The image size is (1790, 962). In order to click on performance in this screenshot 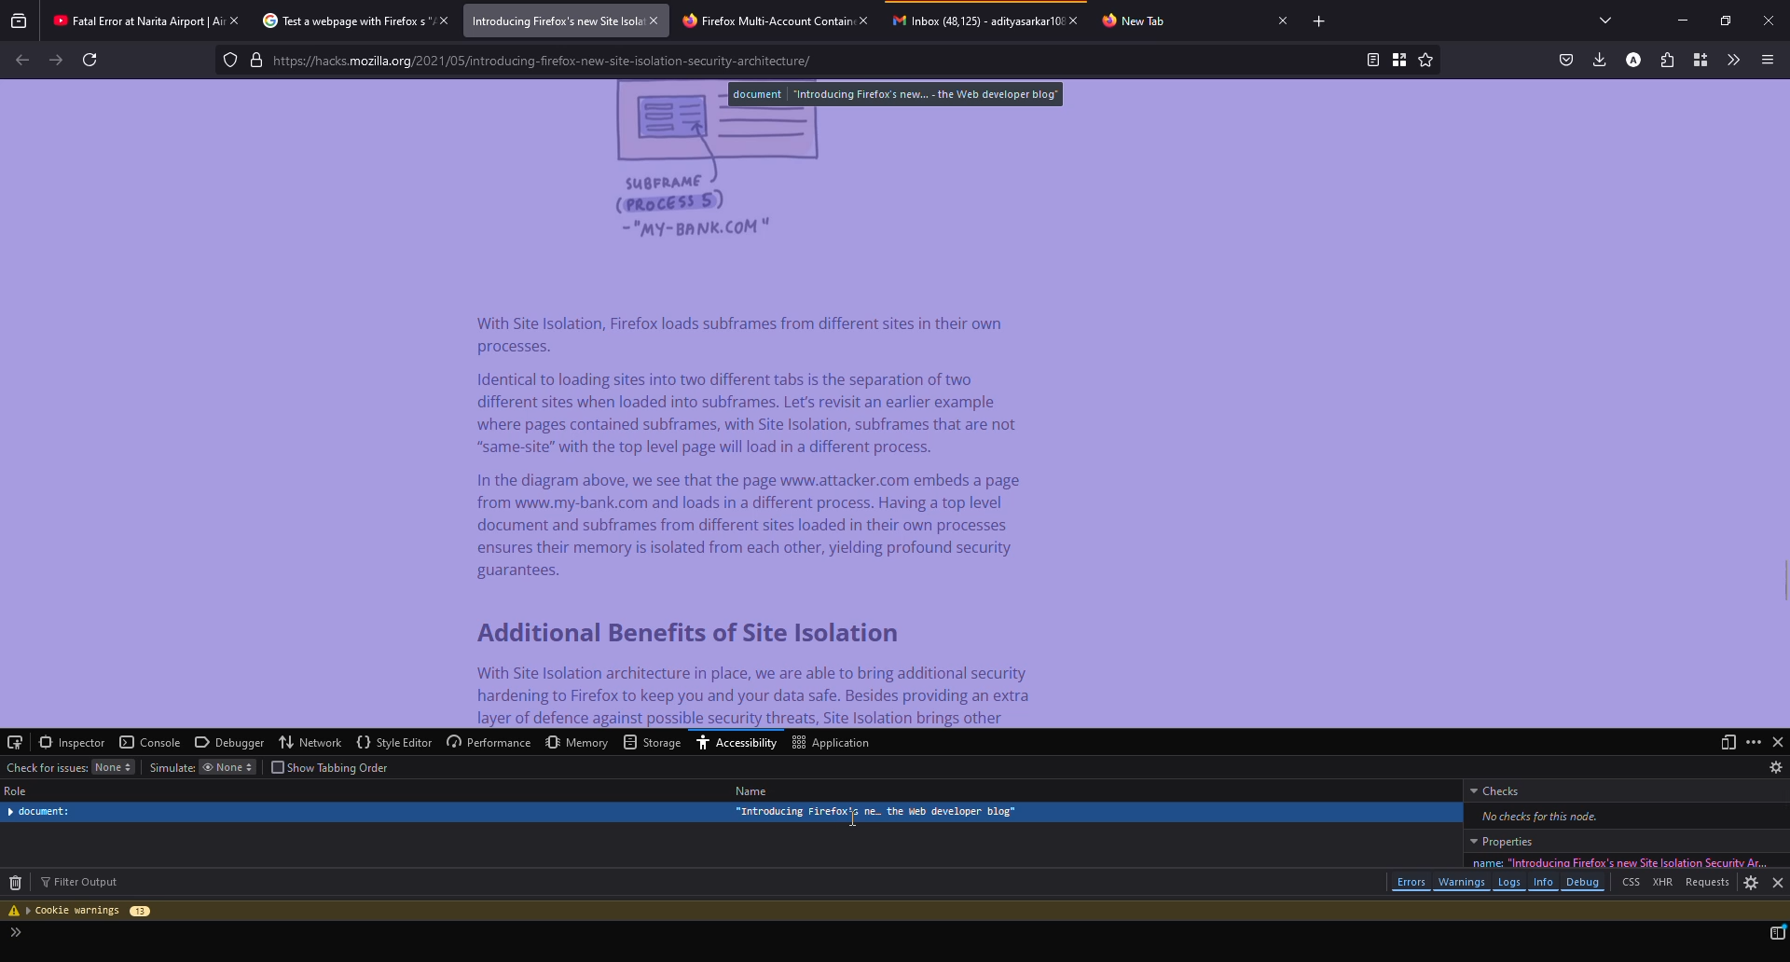, I will do `click(489, 742)`.